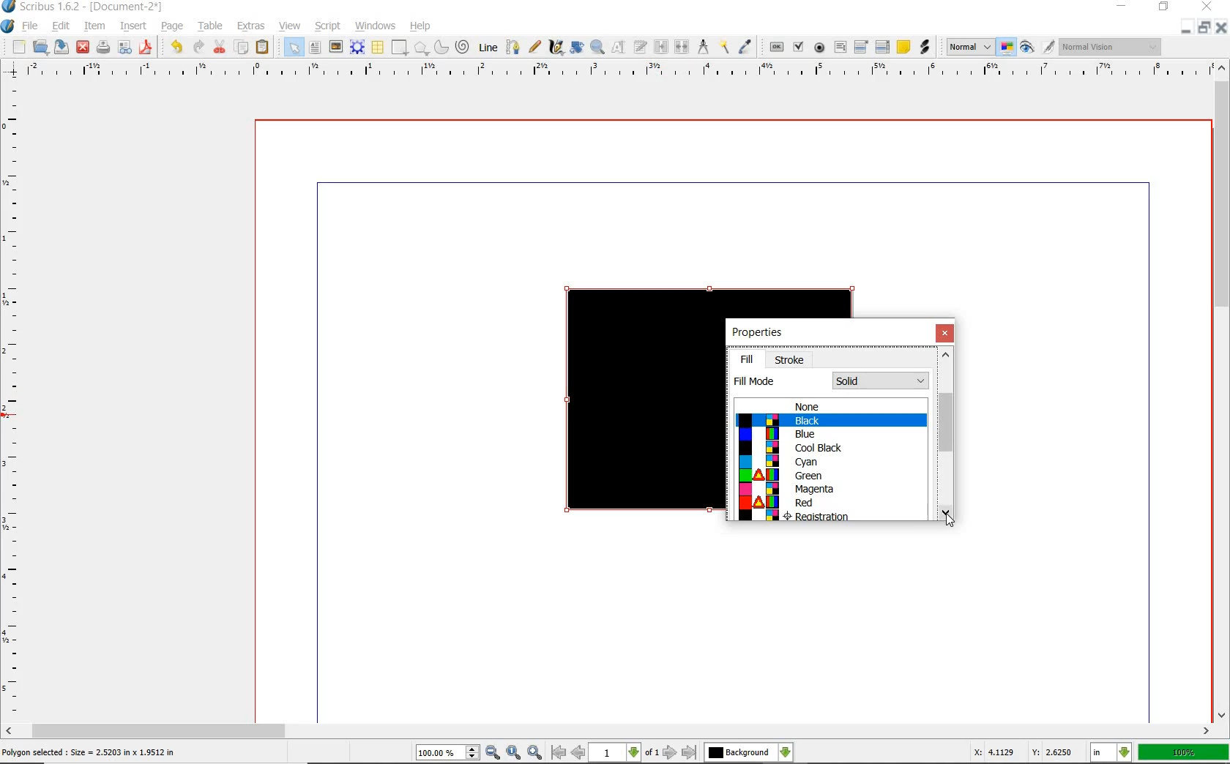 The height and width of the screenshot is (764, 1230). What do you see at coordinates (1184, 31) in the screenshot?
I see `MINIMIZE` at bounding box center [1184, 31].